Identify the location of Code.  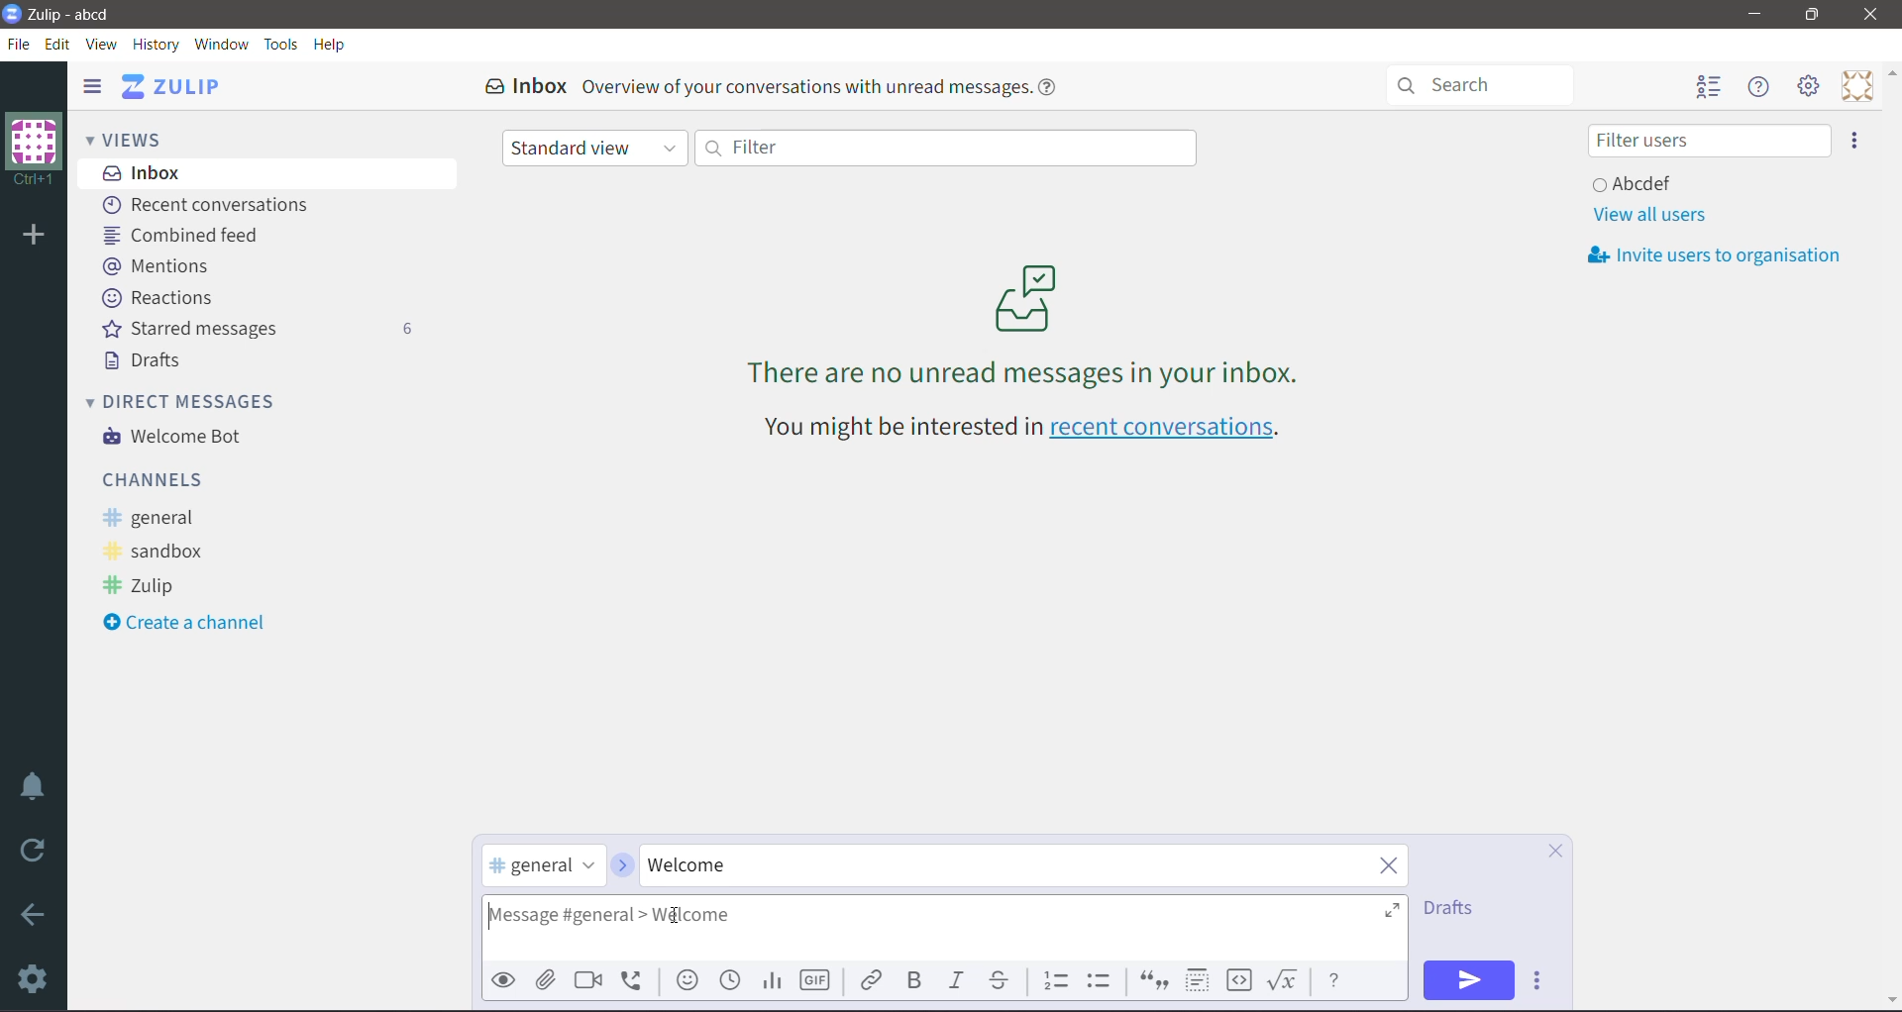
(1239, 981).